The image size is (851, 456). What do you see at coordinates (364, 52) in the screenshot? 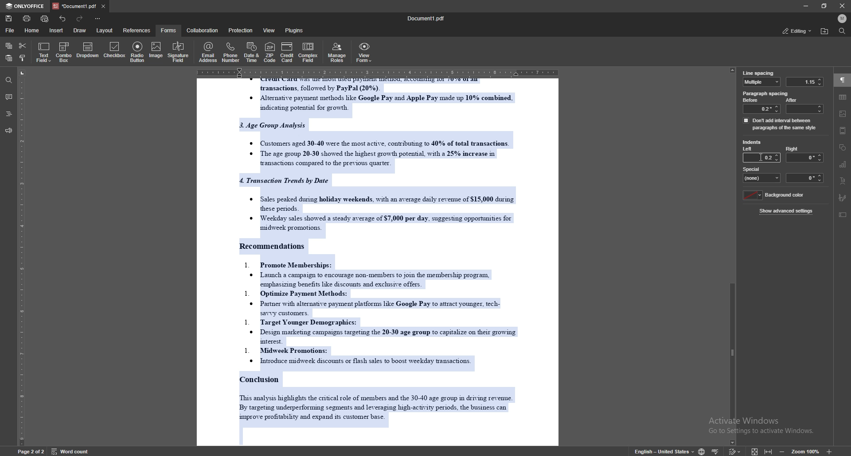
I see `view form` at bounding box center [364, 52].